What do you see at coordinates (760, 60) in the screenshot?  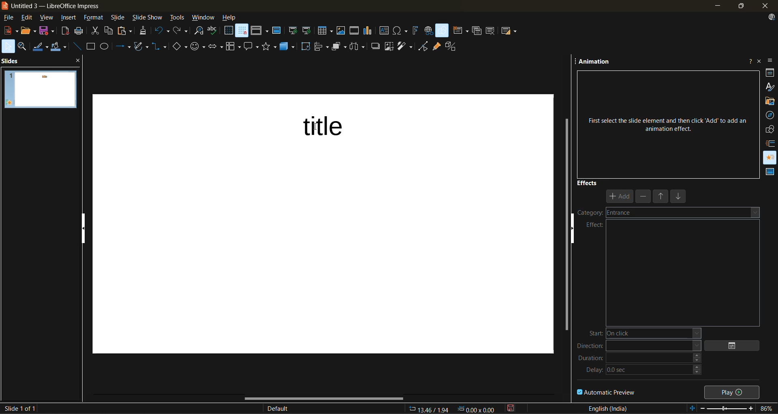 I see `close sidebar deck` at bounding box center [760, 60].